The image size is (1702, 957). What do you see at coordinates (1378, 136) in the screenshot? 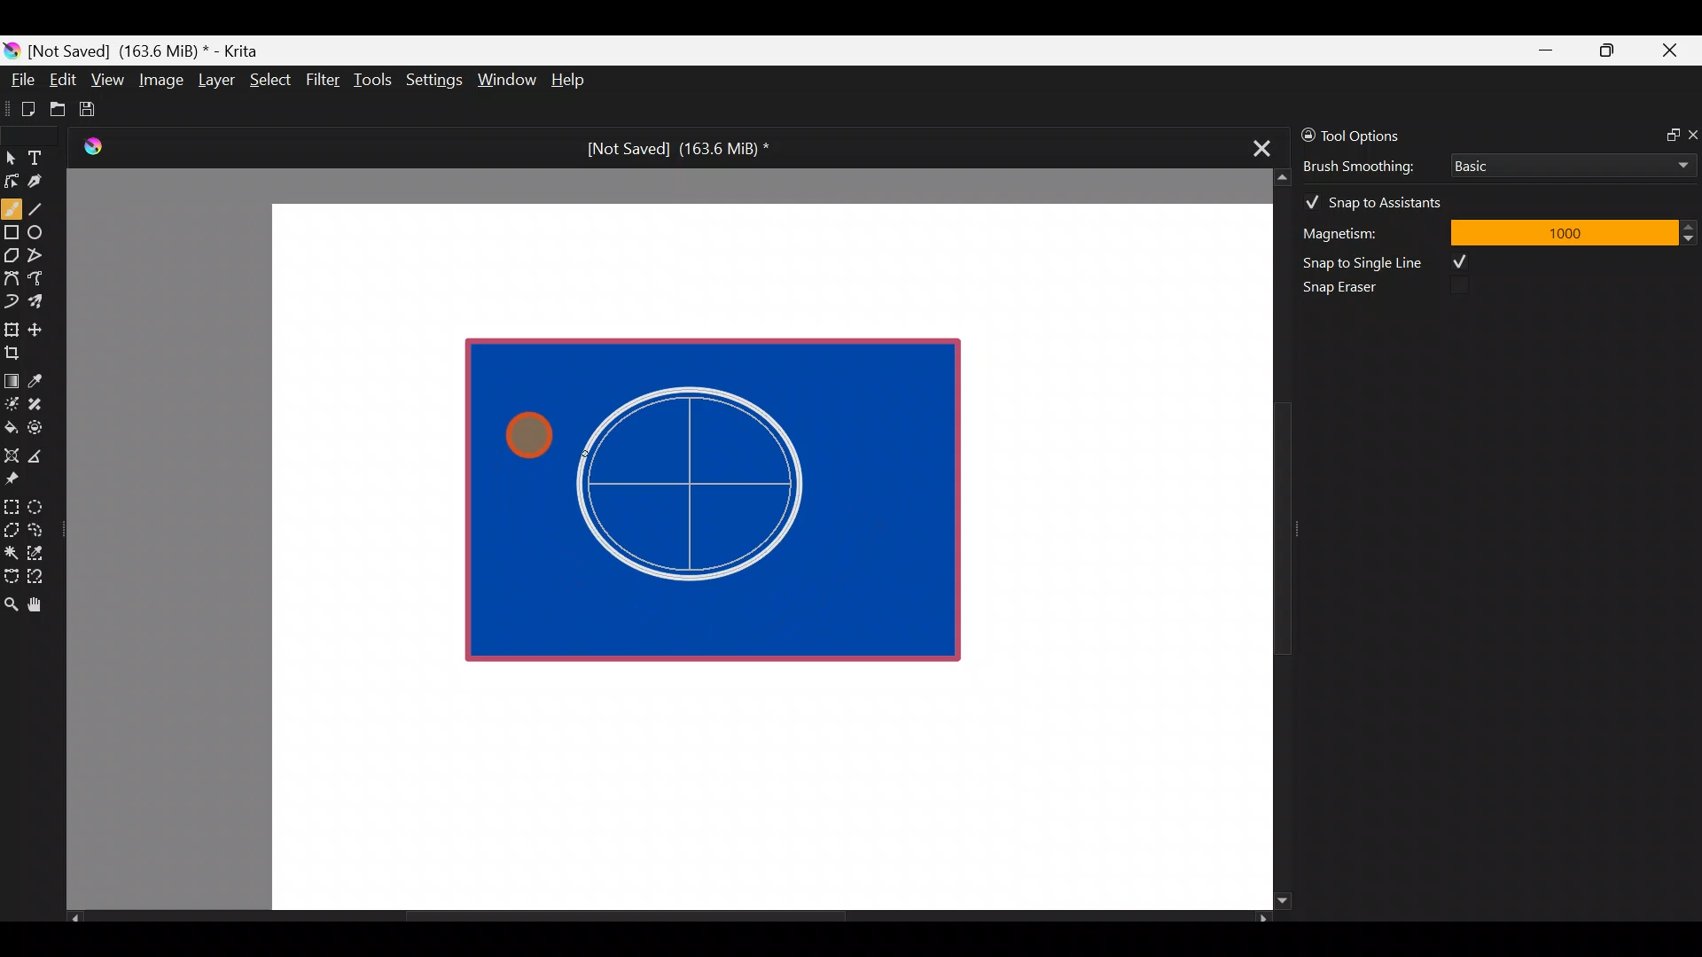
I see `Tool options` at bounding box center [1378, 136].